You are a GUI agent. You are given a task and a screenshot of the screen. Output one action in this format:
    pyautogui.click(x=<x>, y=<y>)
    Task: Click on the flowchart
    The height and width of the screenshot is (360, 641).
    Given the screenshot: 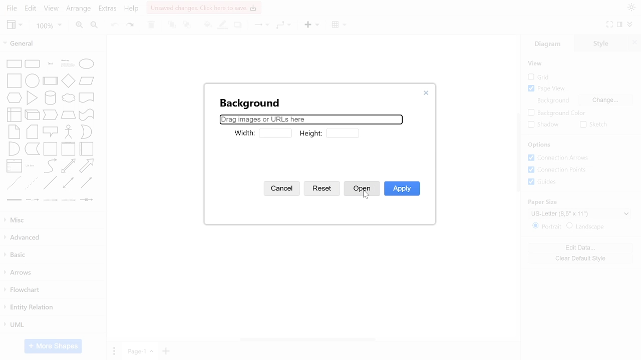 What is the action you would take?
    pyautogui.click(x=51, y=291)
    